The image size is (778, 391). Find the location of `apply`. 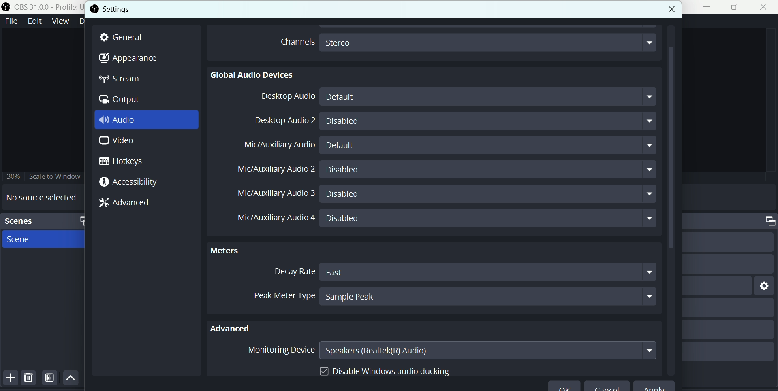

apply is located at coordinates (659, 387).